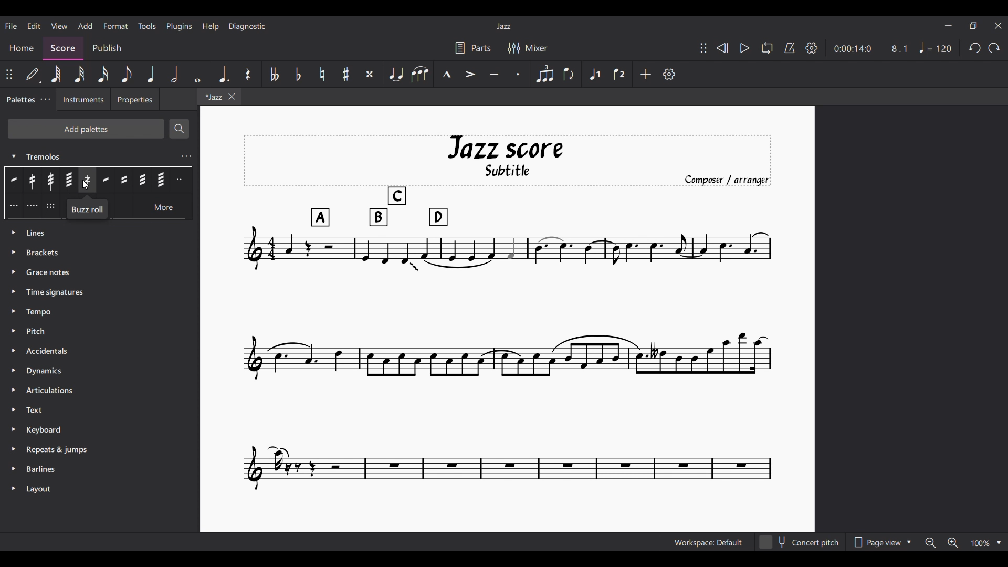 The image size is (1008, 567). I want to click on Home, so click(21, 48).